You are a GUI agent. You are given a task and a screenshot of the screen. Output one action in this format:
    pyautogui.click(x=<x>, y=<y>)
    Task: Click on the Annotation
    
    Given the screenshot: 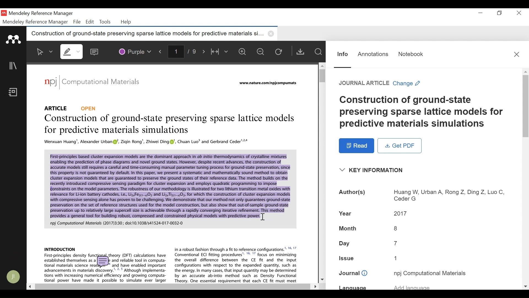 What is the action you would take?
    pyautogui.click(x=373, y=54)
    